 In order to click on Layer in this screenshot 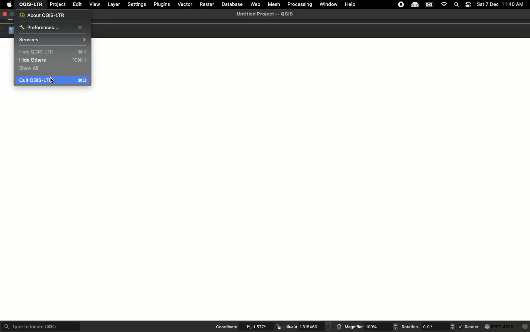, I will do `click(113, 5)`.